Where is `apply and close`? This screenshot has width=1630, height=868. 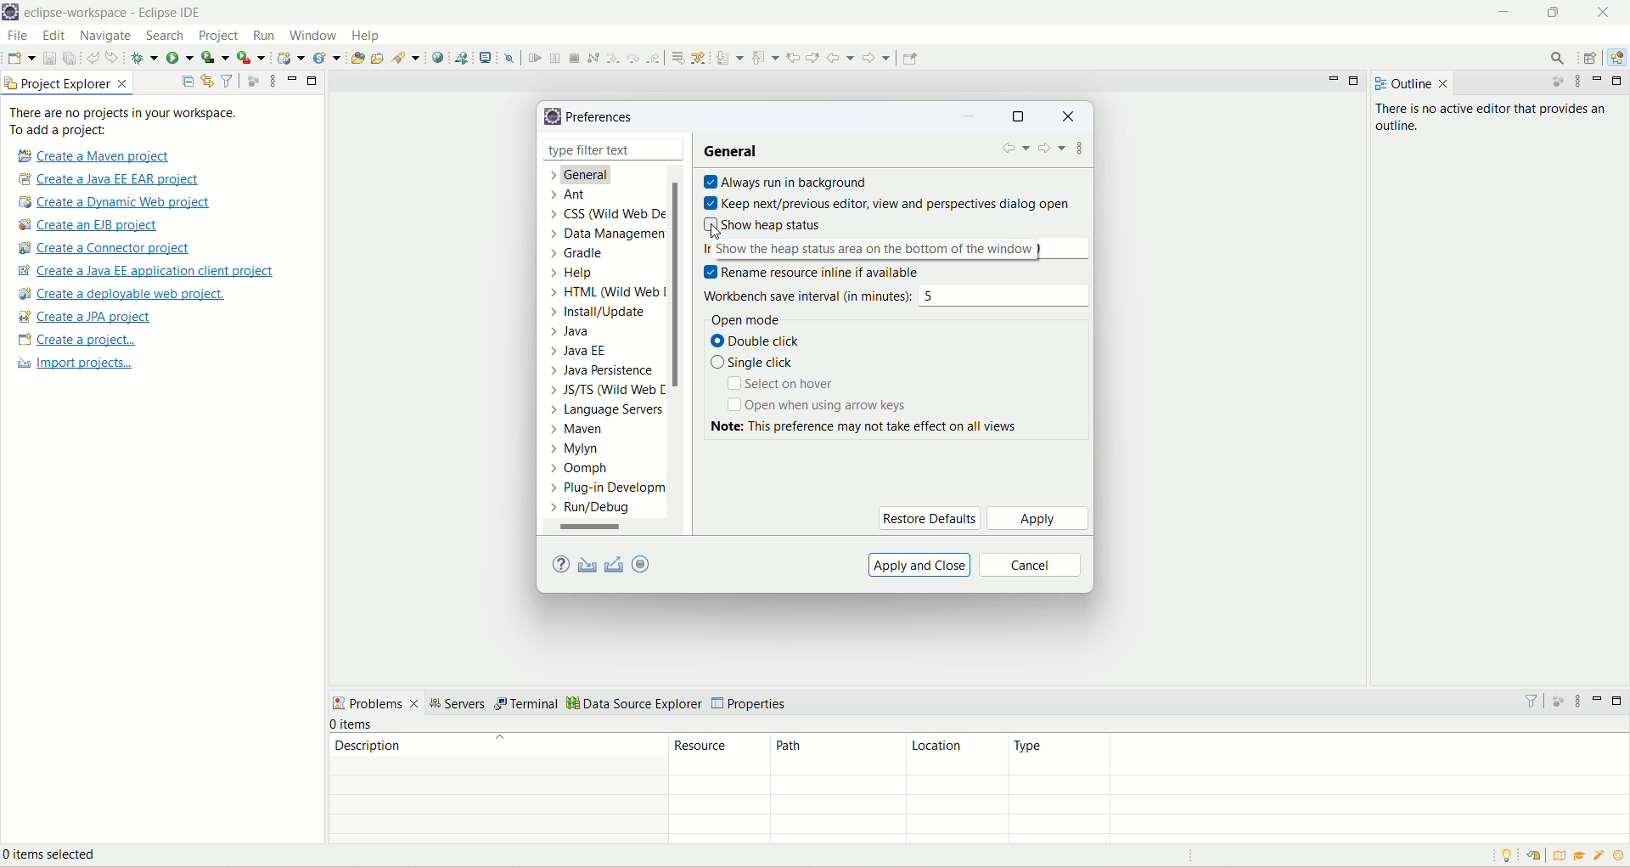 apply and close is located at coordinates (920, 564).